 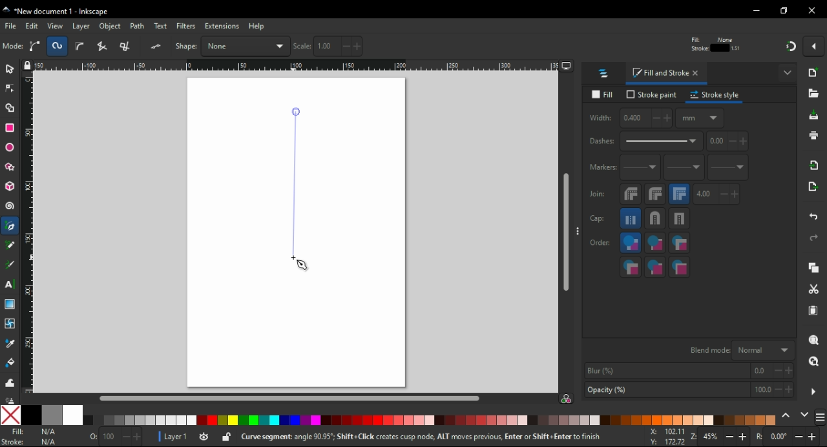 What do you see at coordinates (679, 243) in the screenshot?
I see `fill,markers,strokes` at bounding box center [679, 243].